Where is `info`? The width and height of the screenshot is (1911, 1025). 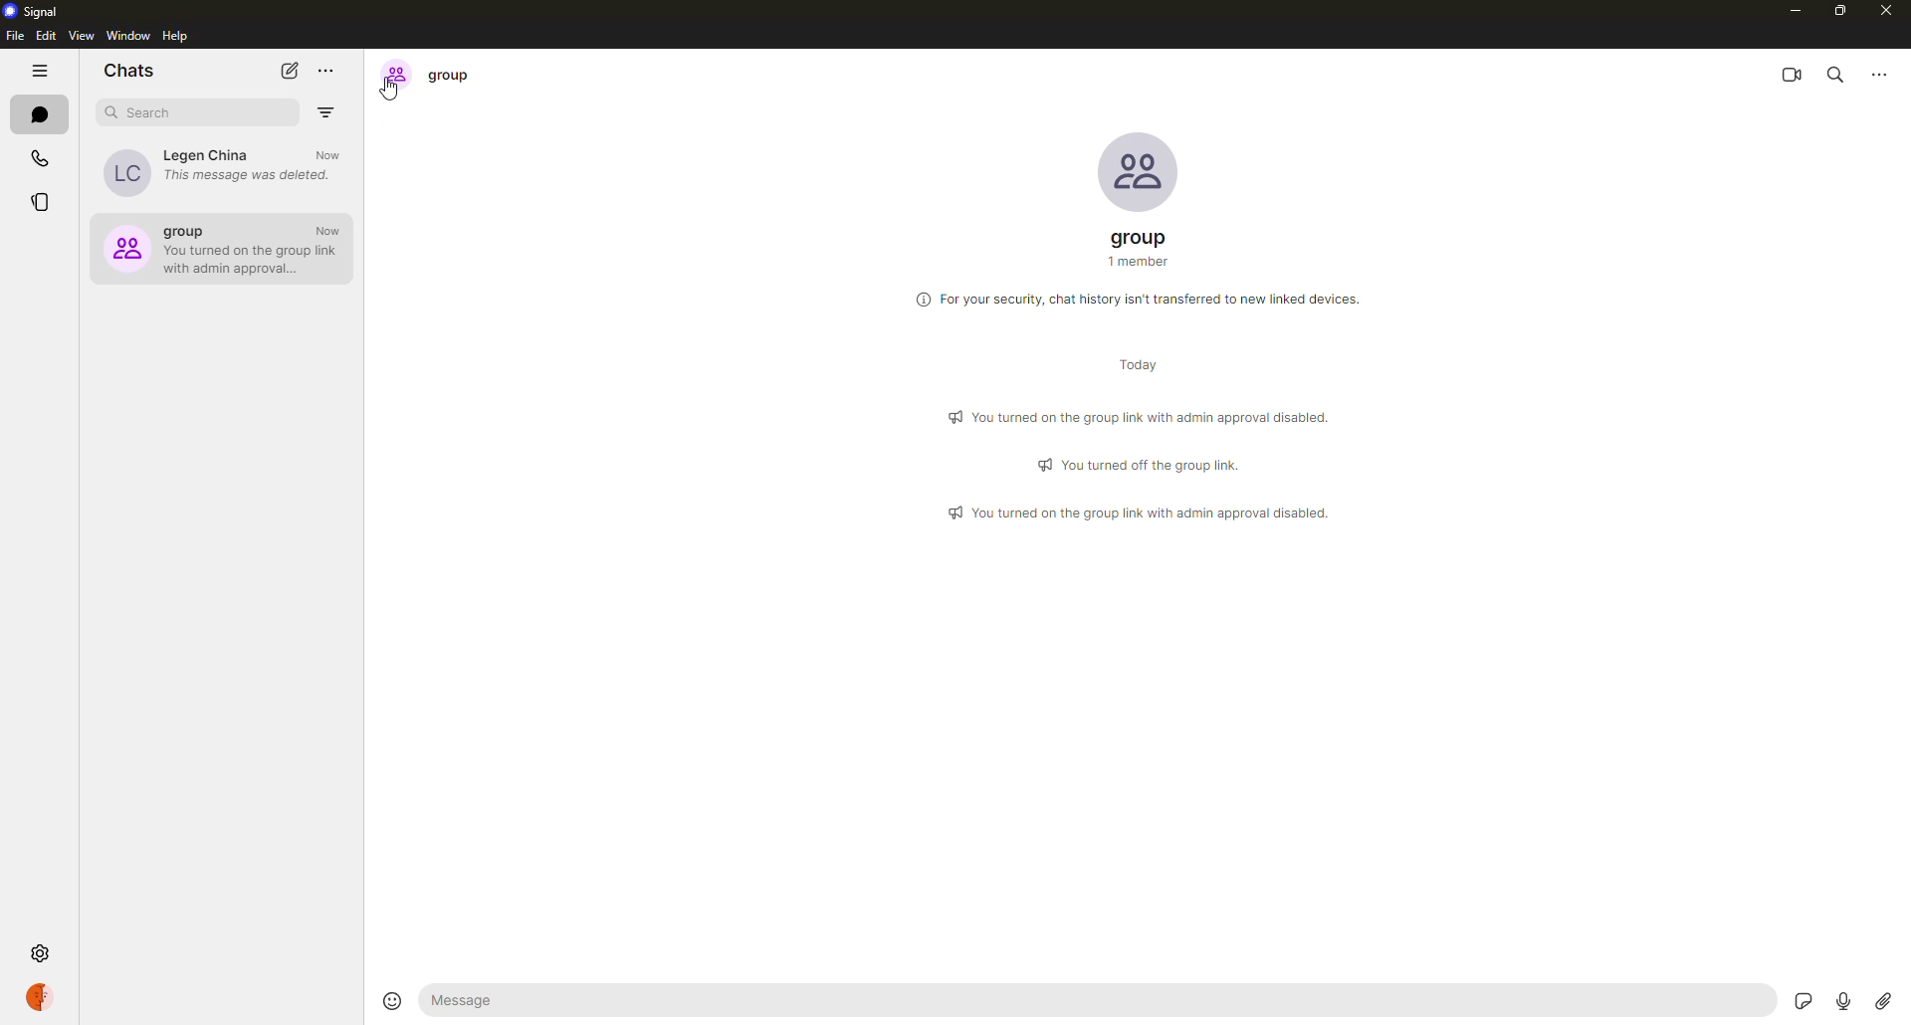 info is located at coordinates (1141, 463).